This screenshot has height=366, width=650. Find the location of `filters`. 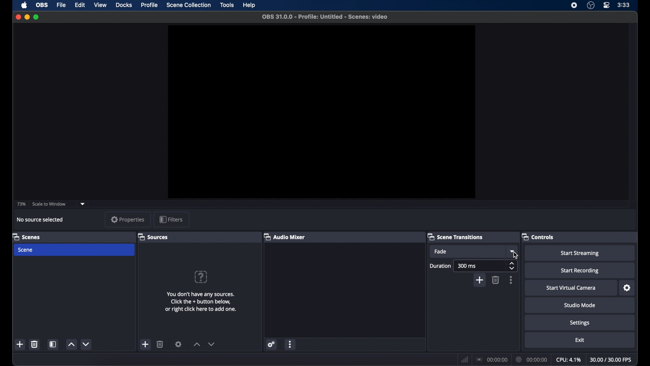

filters is located at coordinates (172, 219).